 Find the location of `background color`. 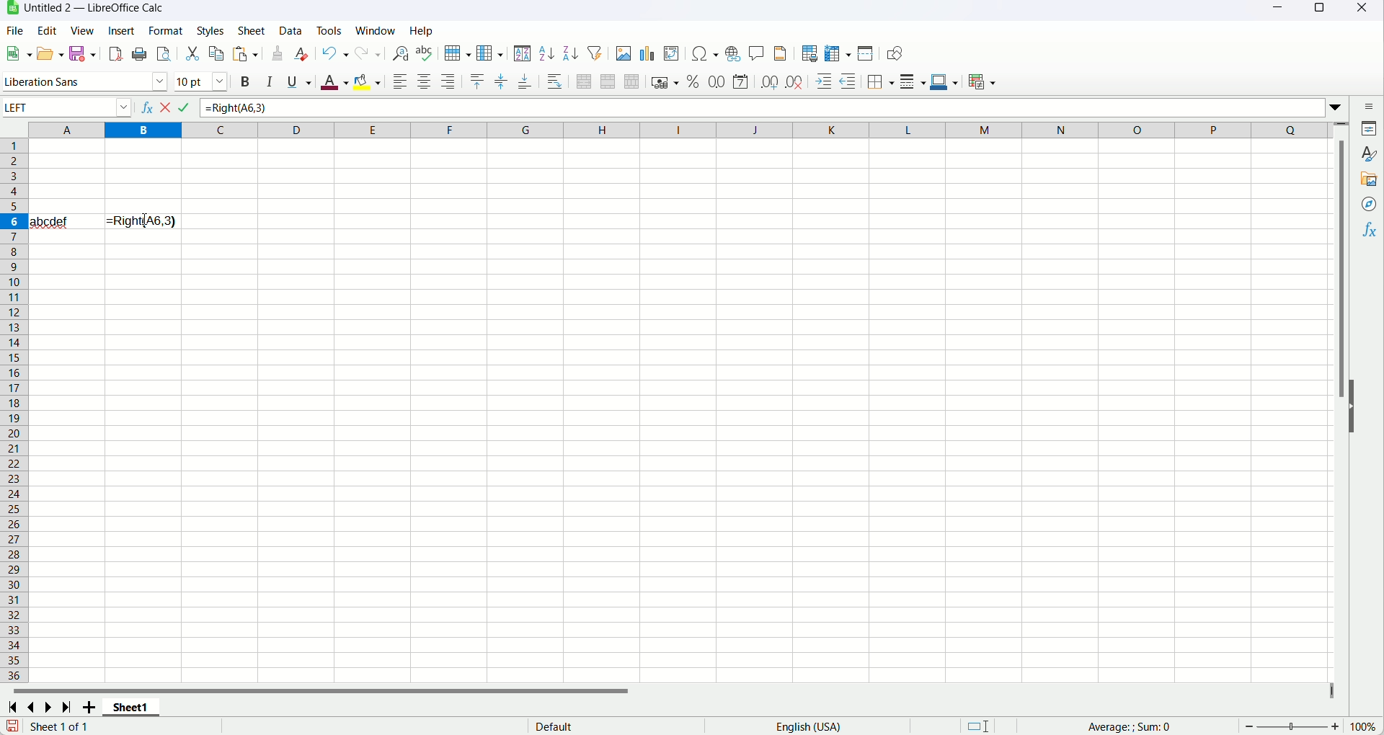

background color is located at coordinates (367, 81).